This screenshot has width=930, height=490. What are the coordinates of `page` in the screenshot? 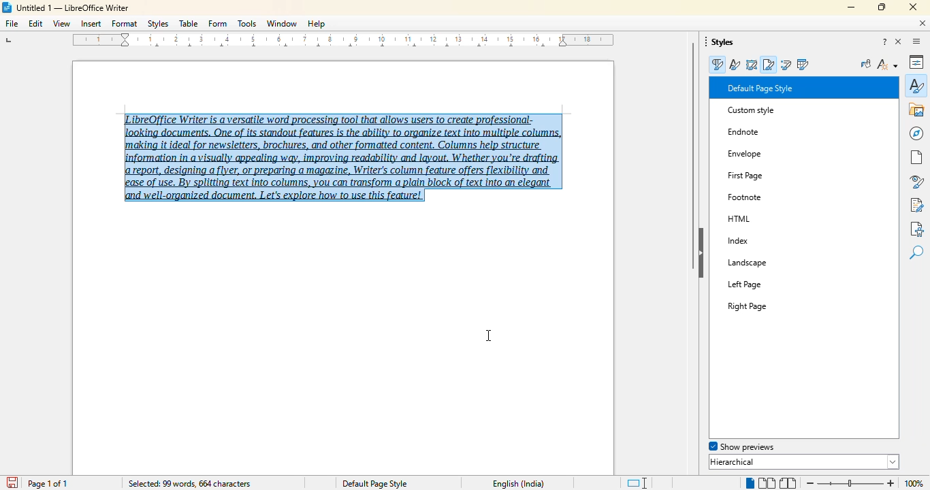 It's located at (914, 156).